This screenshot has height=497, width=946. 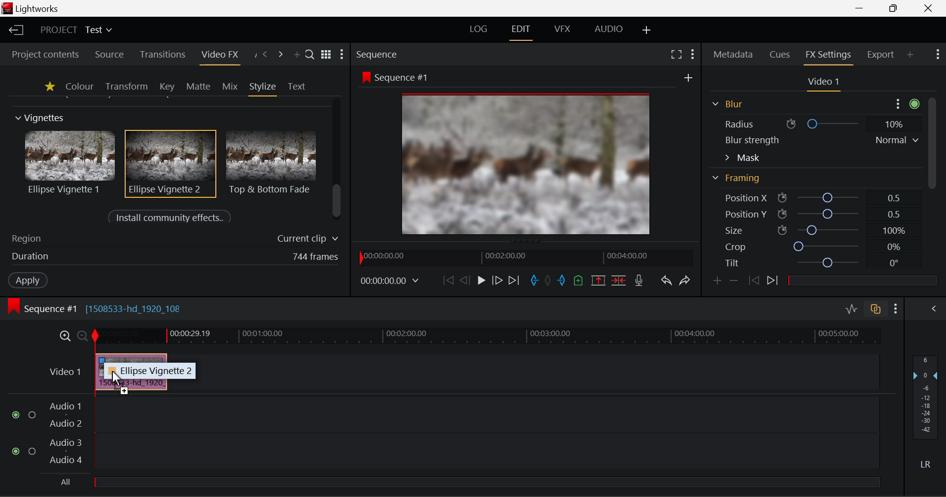 What do you see at coordinates (28, 281) in the screenshot?
I see `Apply` at bounding box center [28, 281].